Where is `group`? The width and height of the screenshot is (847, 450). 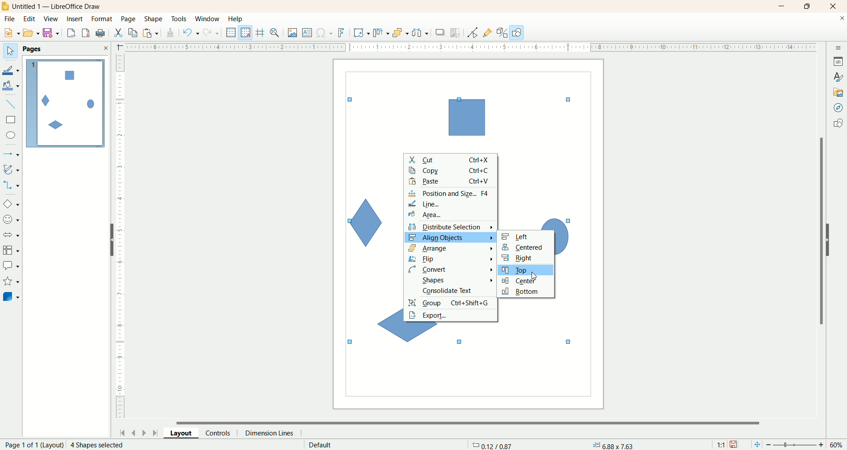 group is located at coordinates (450, 302).